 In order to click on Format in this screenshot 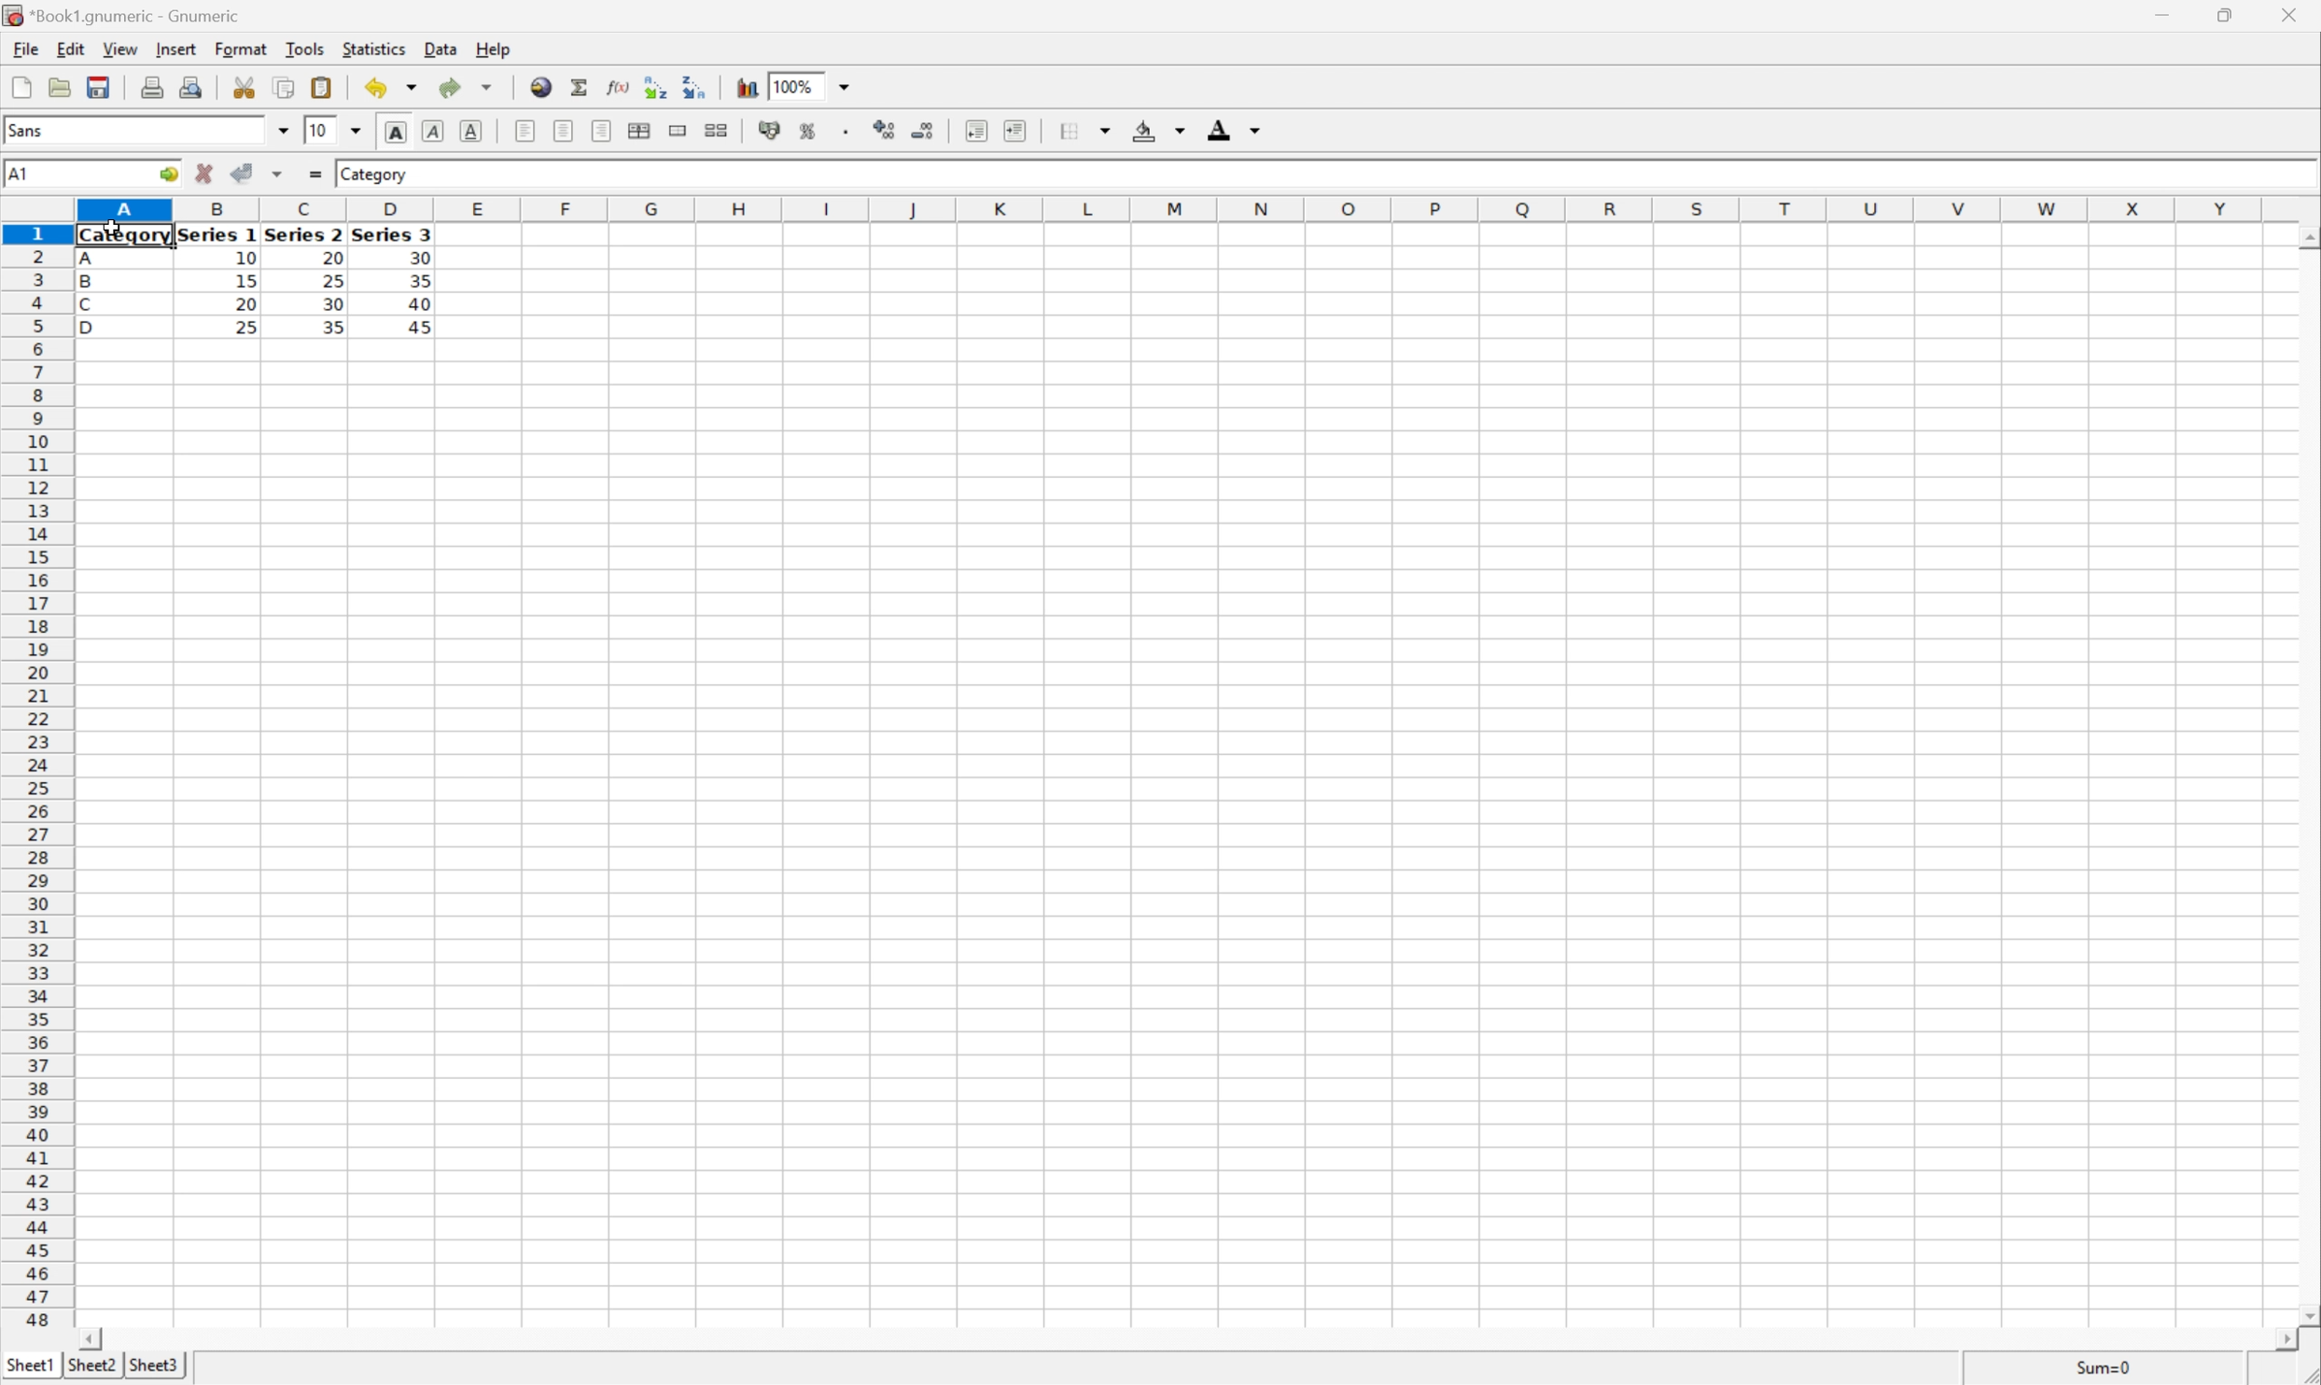, I will do `click(241, 48)`.